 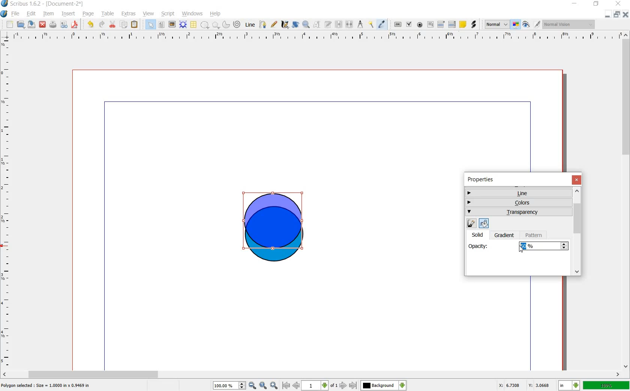 What do you see at coordinates (515, 24) in the screenshot?
I see `toggle color management system` at bounding box center [515, 24].